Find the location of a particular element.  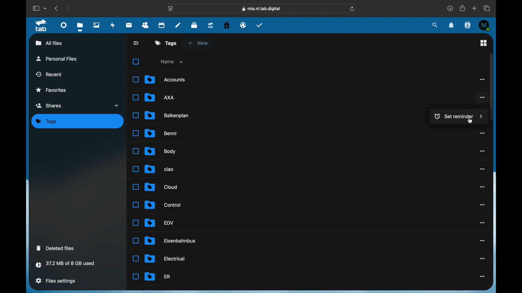

file is located at coordinates (159, 168).